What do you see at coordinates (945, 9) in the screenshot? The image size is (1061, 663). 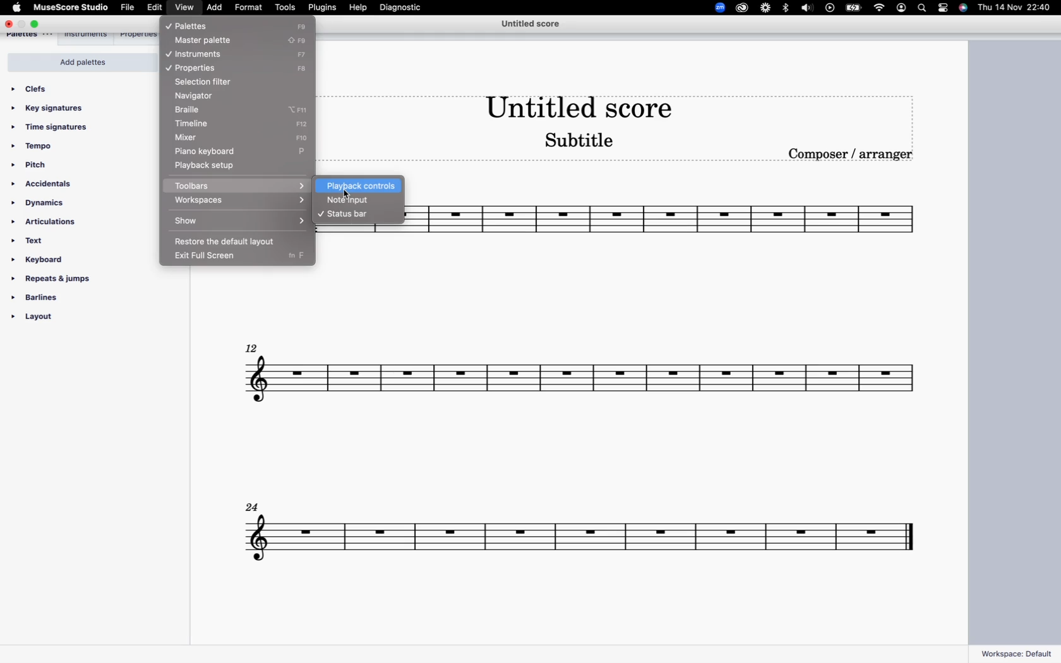 I see `settings` at bounding box center [945, 9].